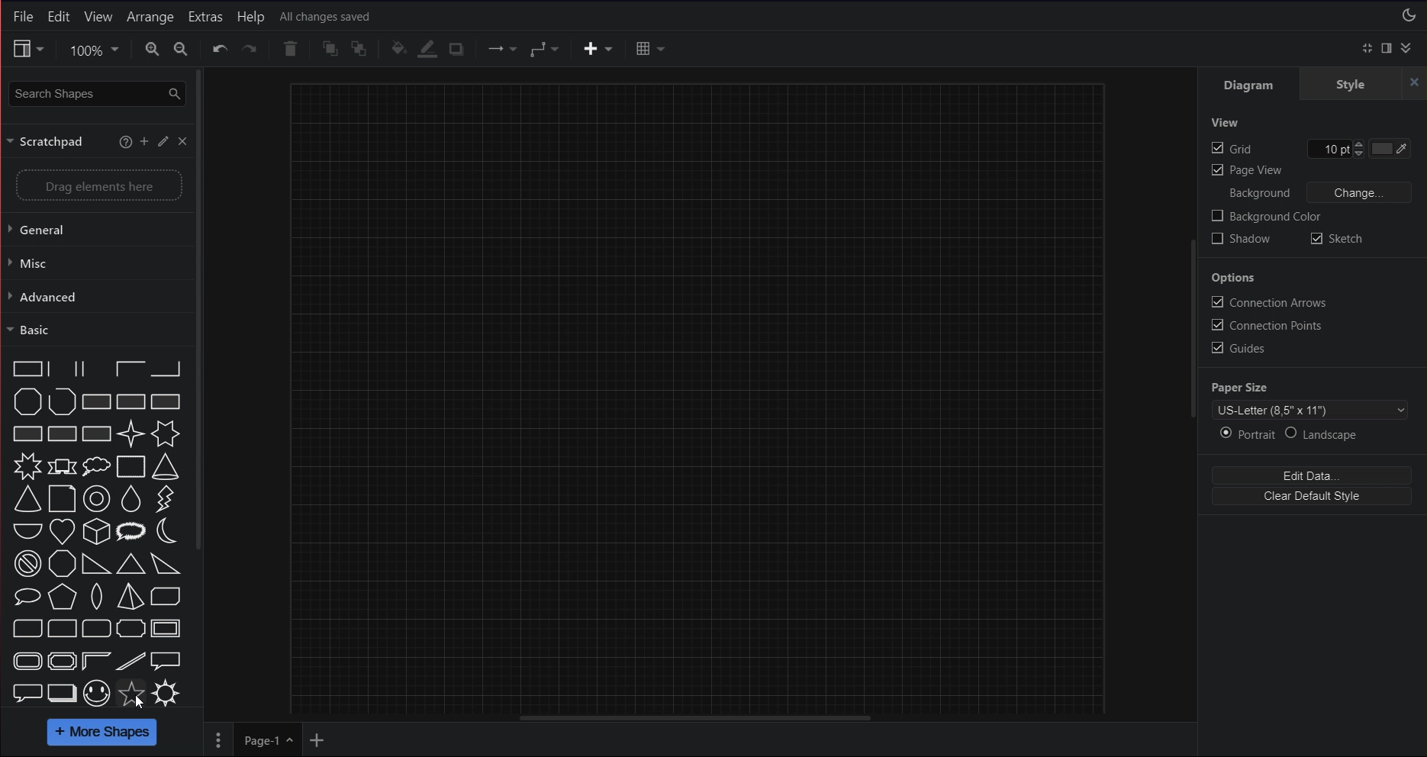  Describe the element at coordinates (23, 17) in the screenshot. I see `File` at that location.